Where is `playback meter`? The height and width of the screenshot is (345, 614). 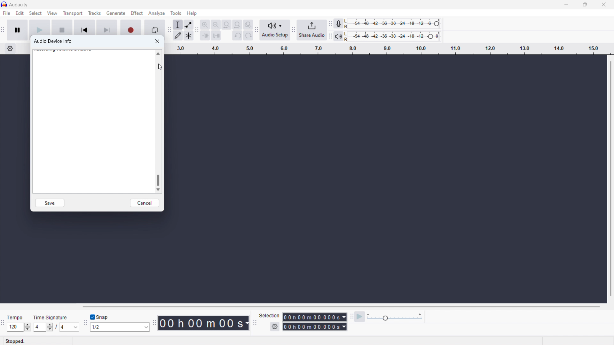 playback meter is located at coordinates (339, 37).